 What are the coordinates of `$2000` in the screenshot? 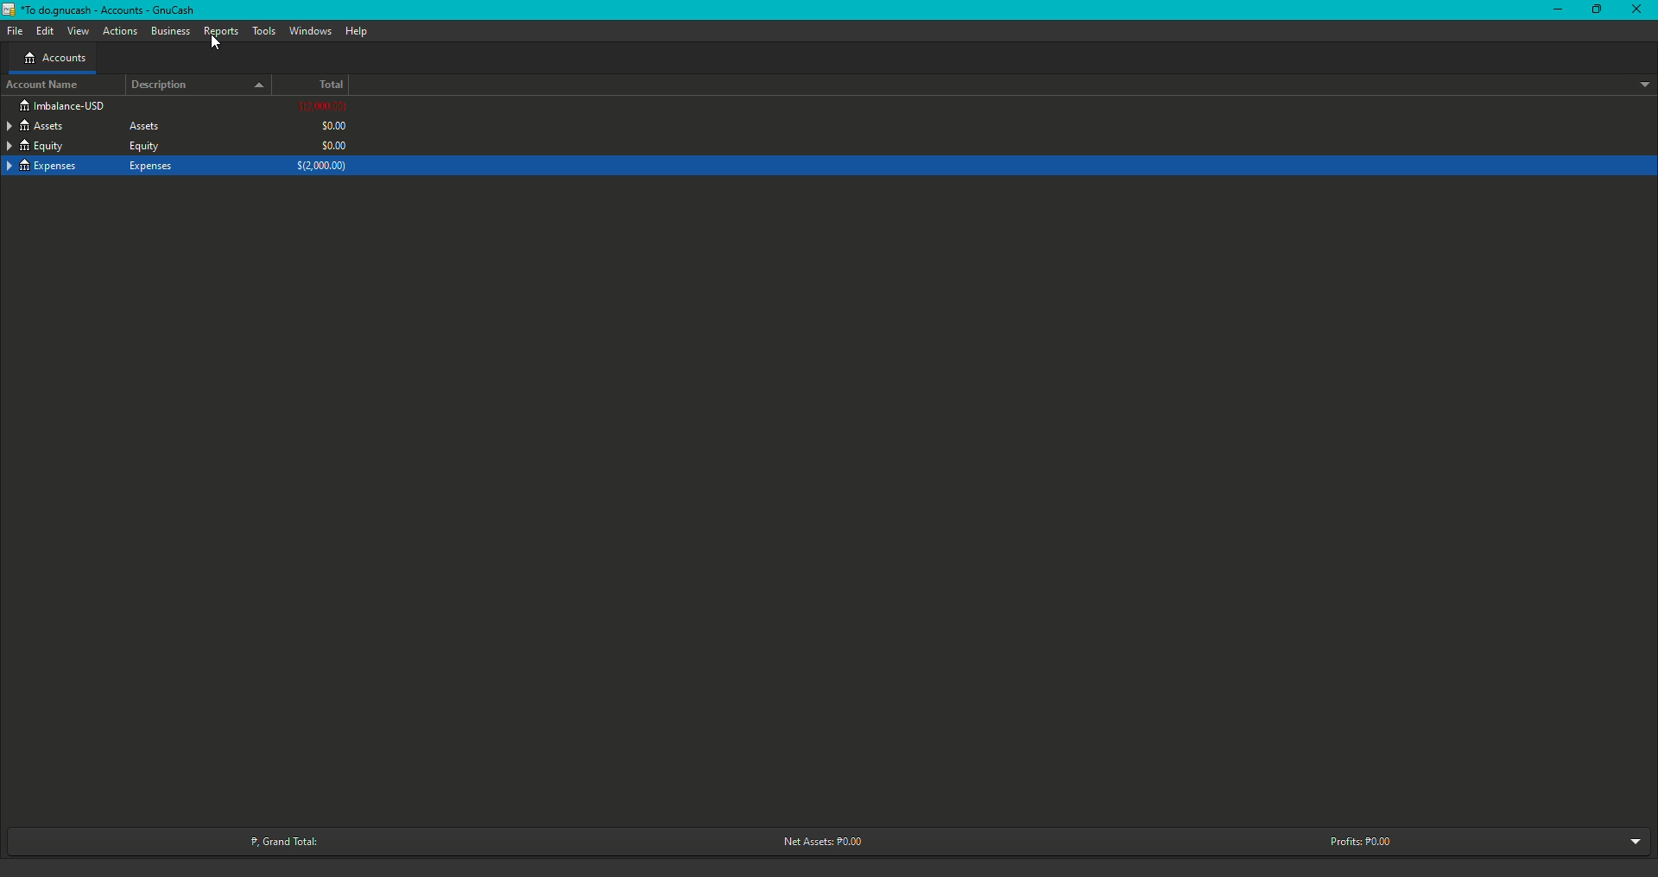 It's located at (326, 106).